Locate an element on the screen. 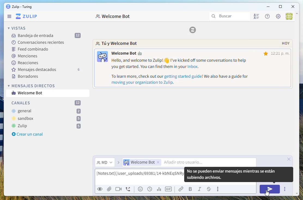 The width and height of the screenshot is (303, 200). Menu is located at coordinates (10, 17).